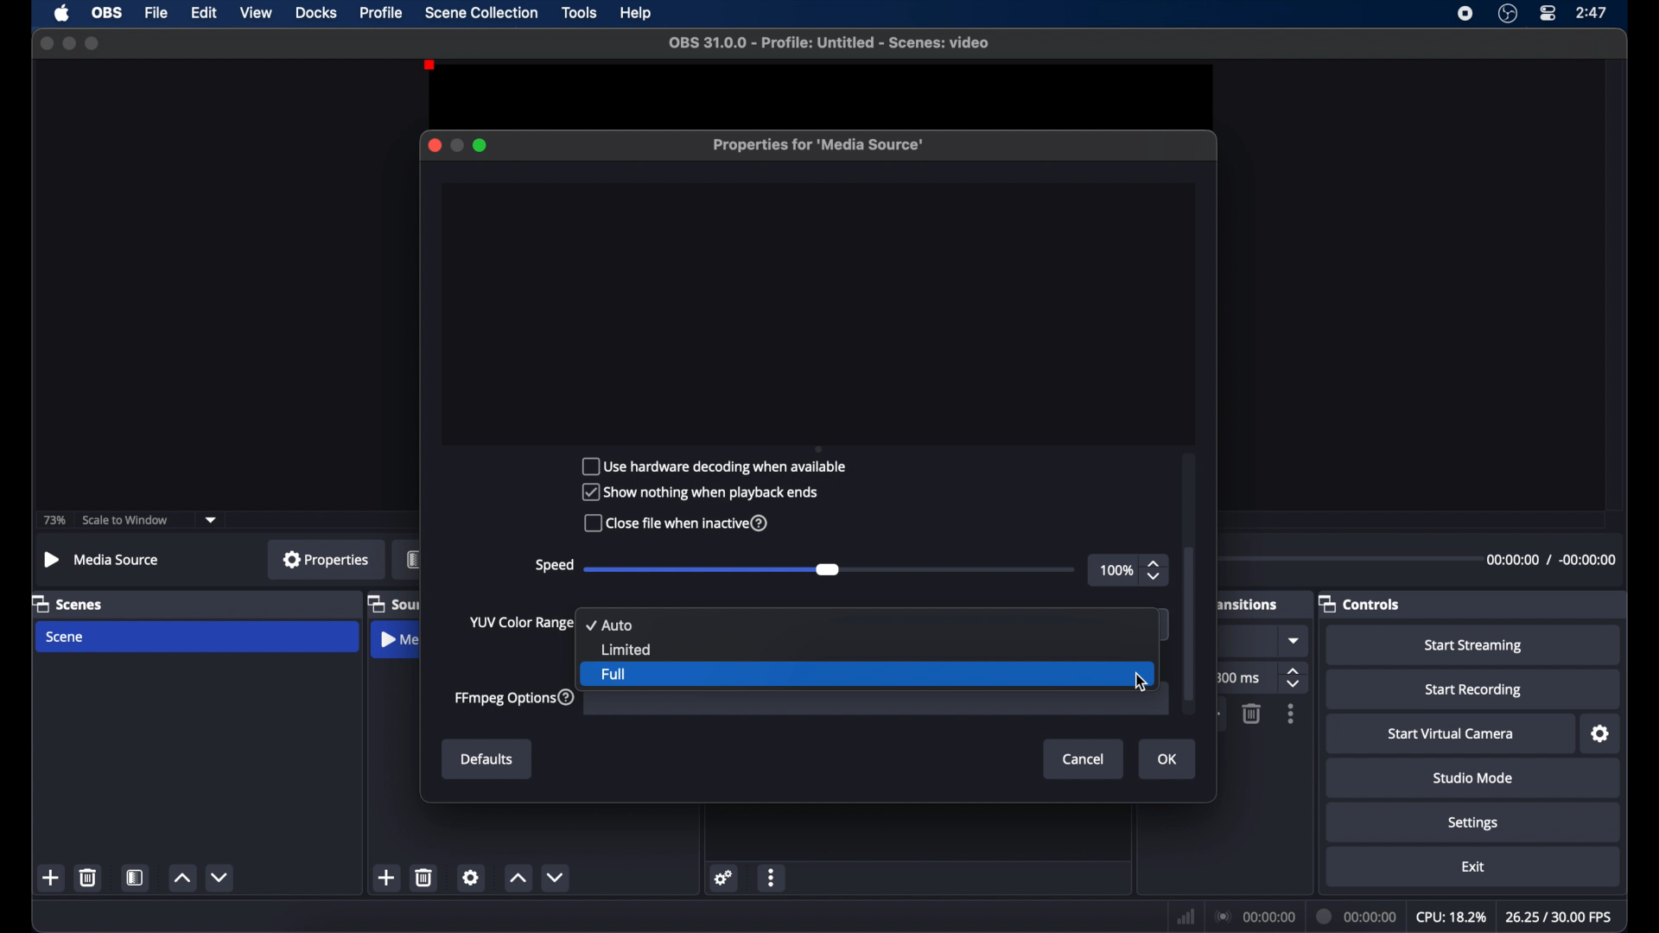 The height and width of the screenshot is (933, 1659). Describe the element at coordinates (1166, 759) in the screenshot. I see `Ok` at that location.